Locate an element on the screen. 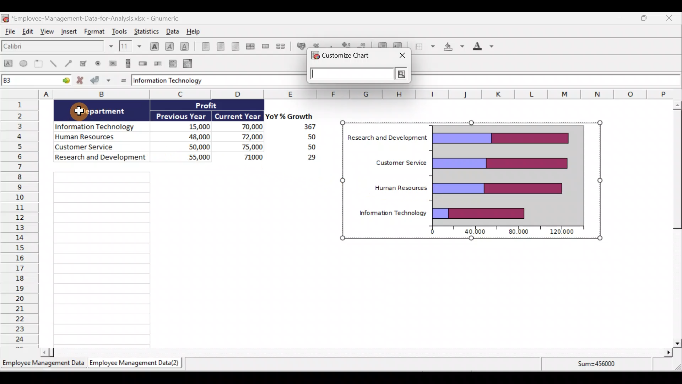  Gnumeric logo is located at coordinates (315, 57).